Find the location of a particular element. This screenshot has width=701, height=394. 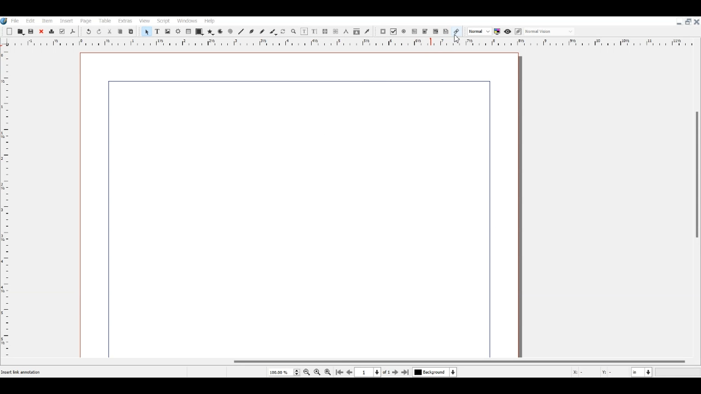

Shape is located at coordinates (199, 32).